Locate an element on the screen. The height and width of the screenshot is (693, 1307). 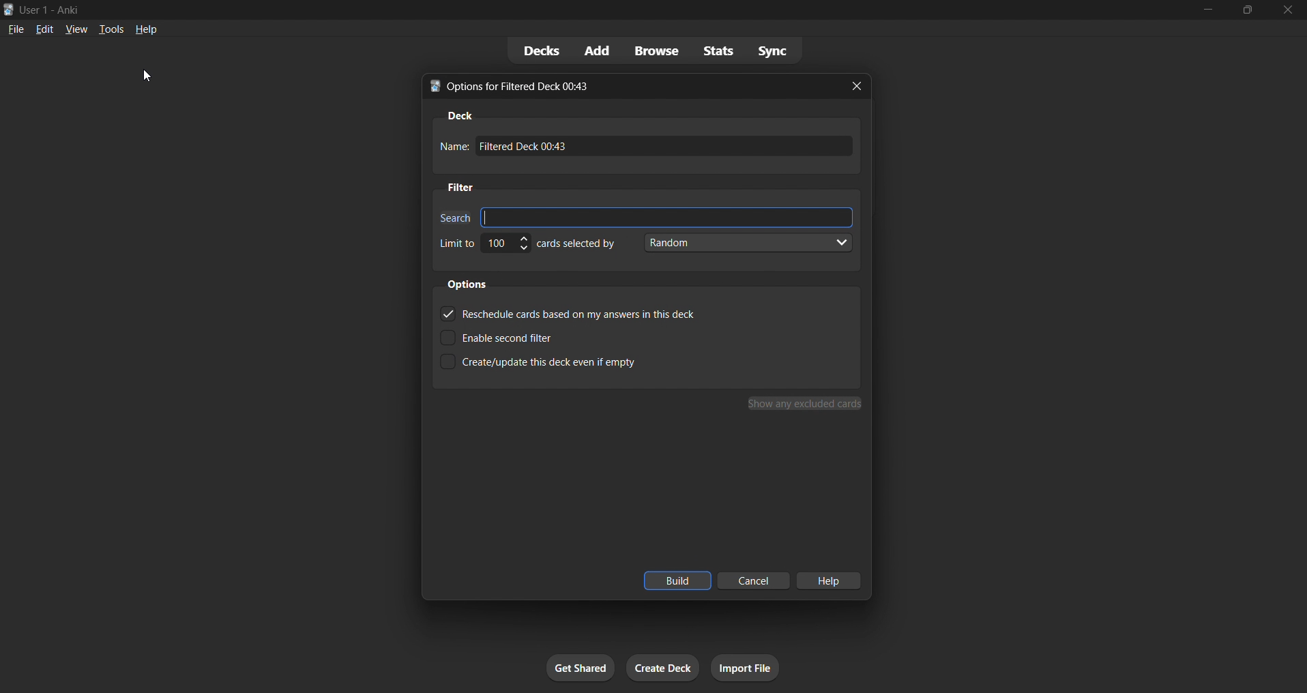
edit is located at coordinates (44, 28).